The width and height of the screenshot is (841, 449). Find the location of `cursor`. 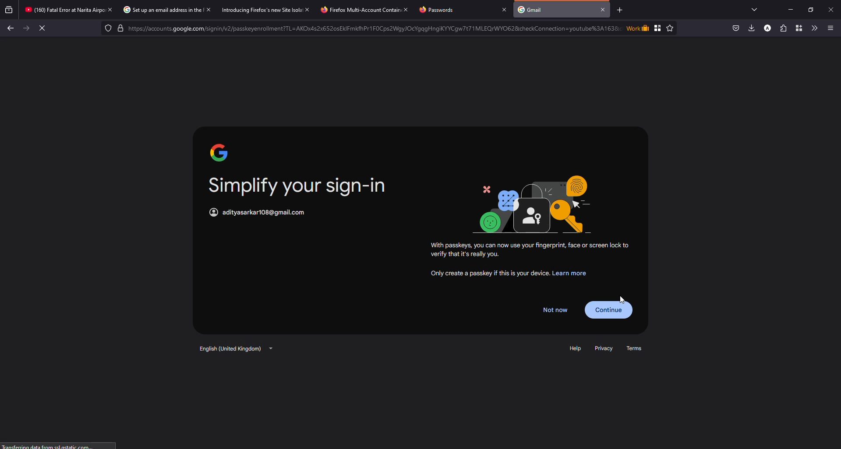

cursor is located at coordinates (622, 296).